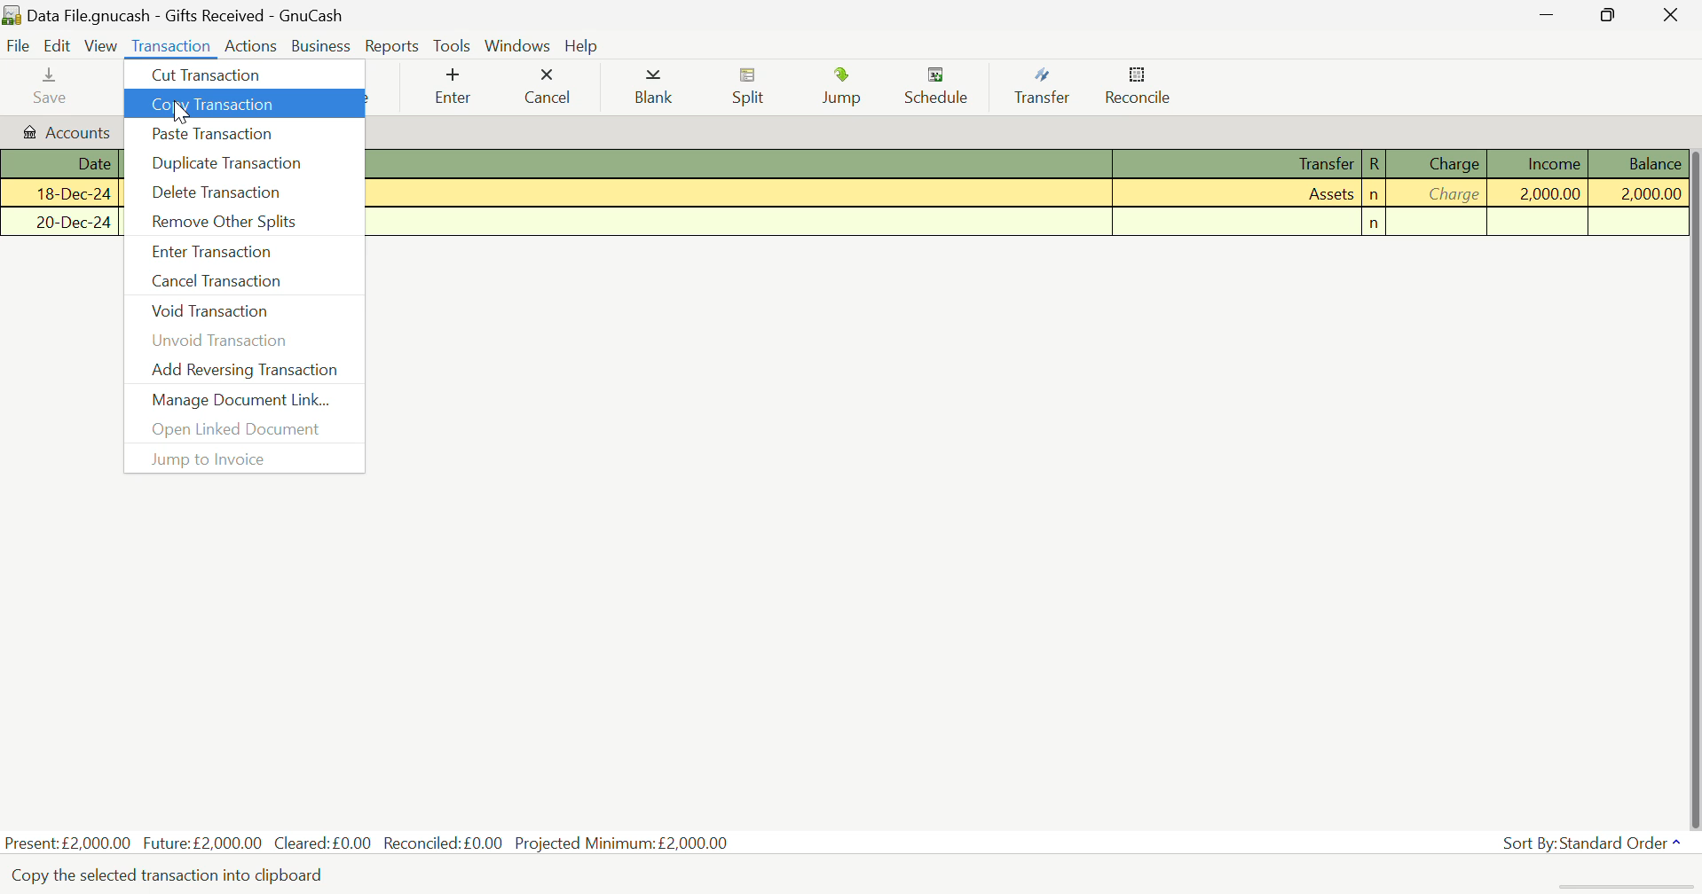  I want to click on Blank, so click(657, 88).